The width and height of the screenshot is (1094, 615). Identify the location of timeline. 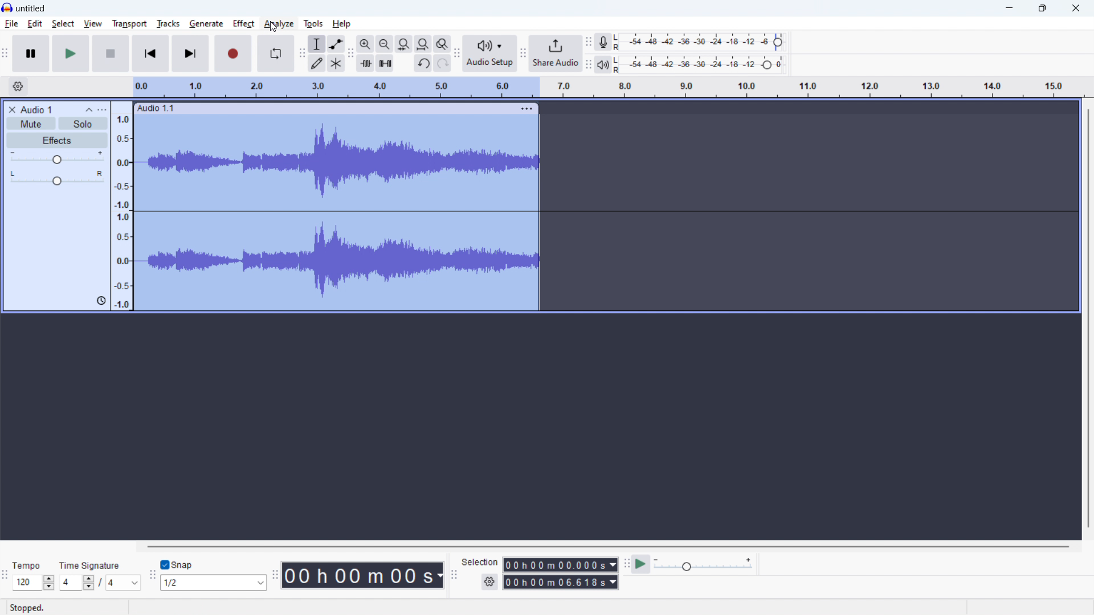
(609, 87).